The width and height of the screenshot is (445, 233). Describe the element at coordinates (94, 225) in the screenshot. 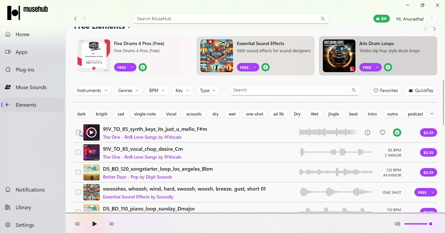

I see `play` at that location.